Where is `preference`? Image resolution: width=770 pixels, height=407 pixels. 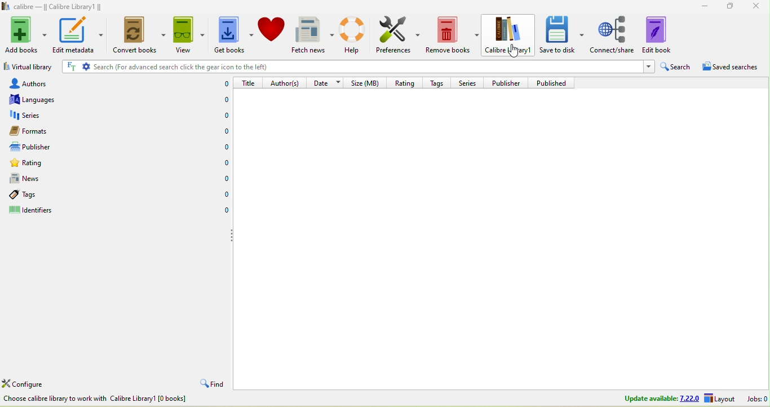 preference is located at coordinates (399, 36).